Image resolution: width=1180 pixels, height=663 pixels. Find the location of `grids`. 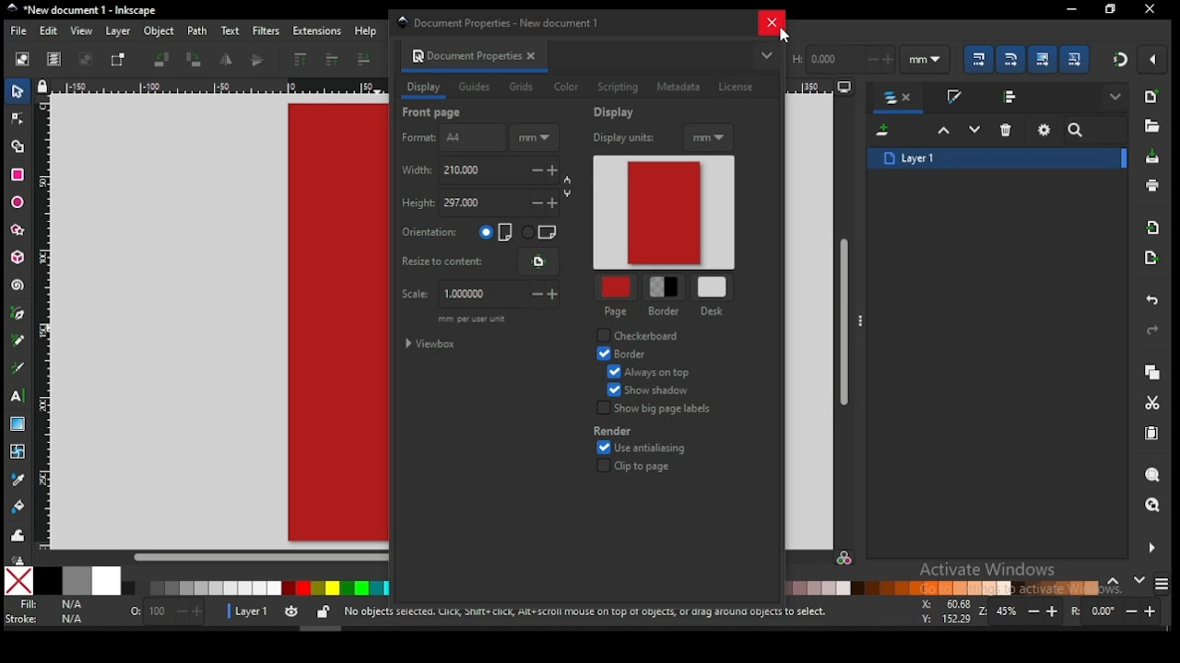

grids is located at coordinates (521, 87).